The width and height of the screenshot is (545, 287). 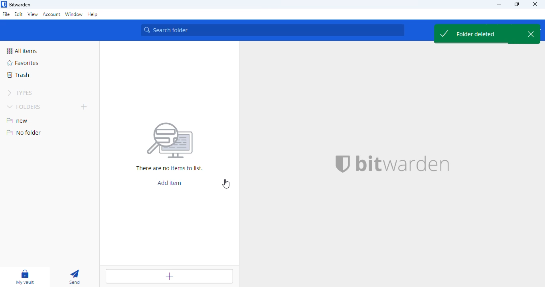 What do you see at coordinates (74, 15) in the screenshot?
I see `window` at bounding box center [74, 15].